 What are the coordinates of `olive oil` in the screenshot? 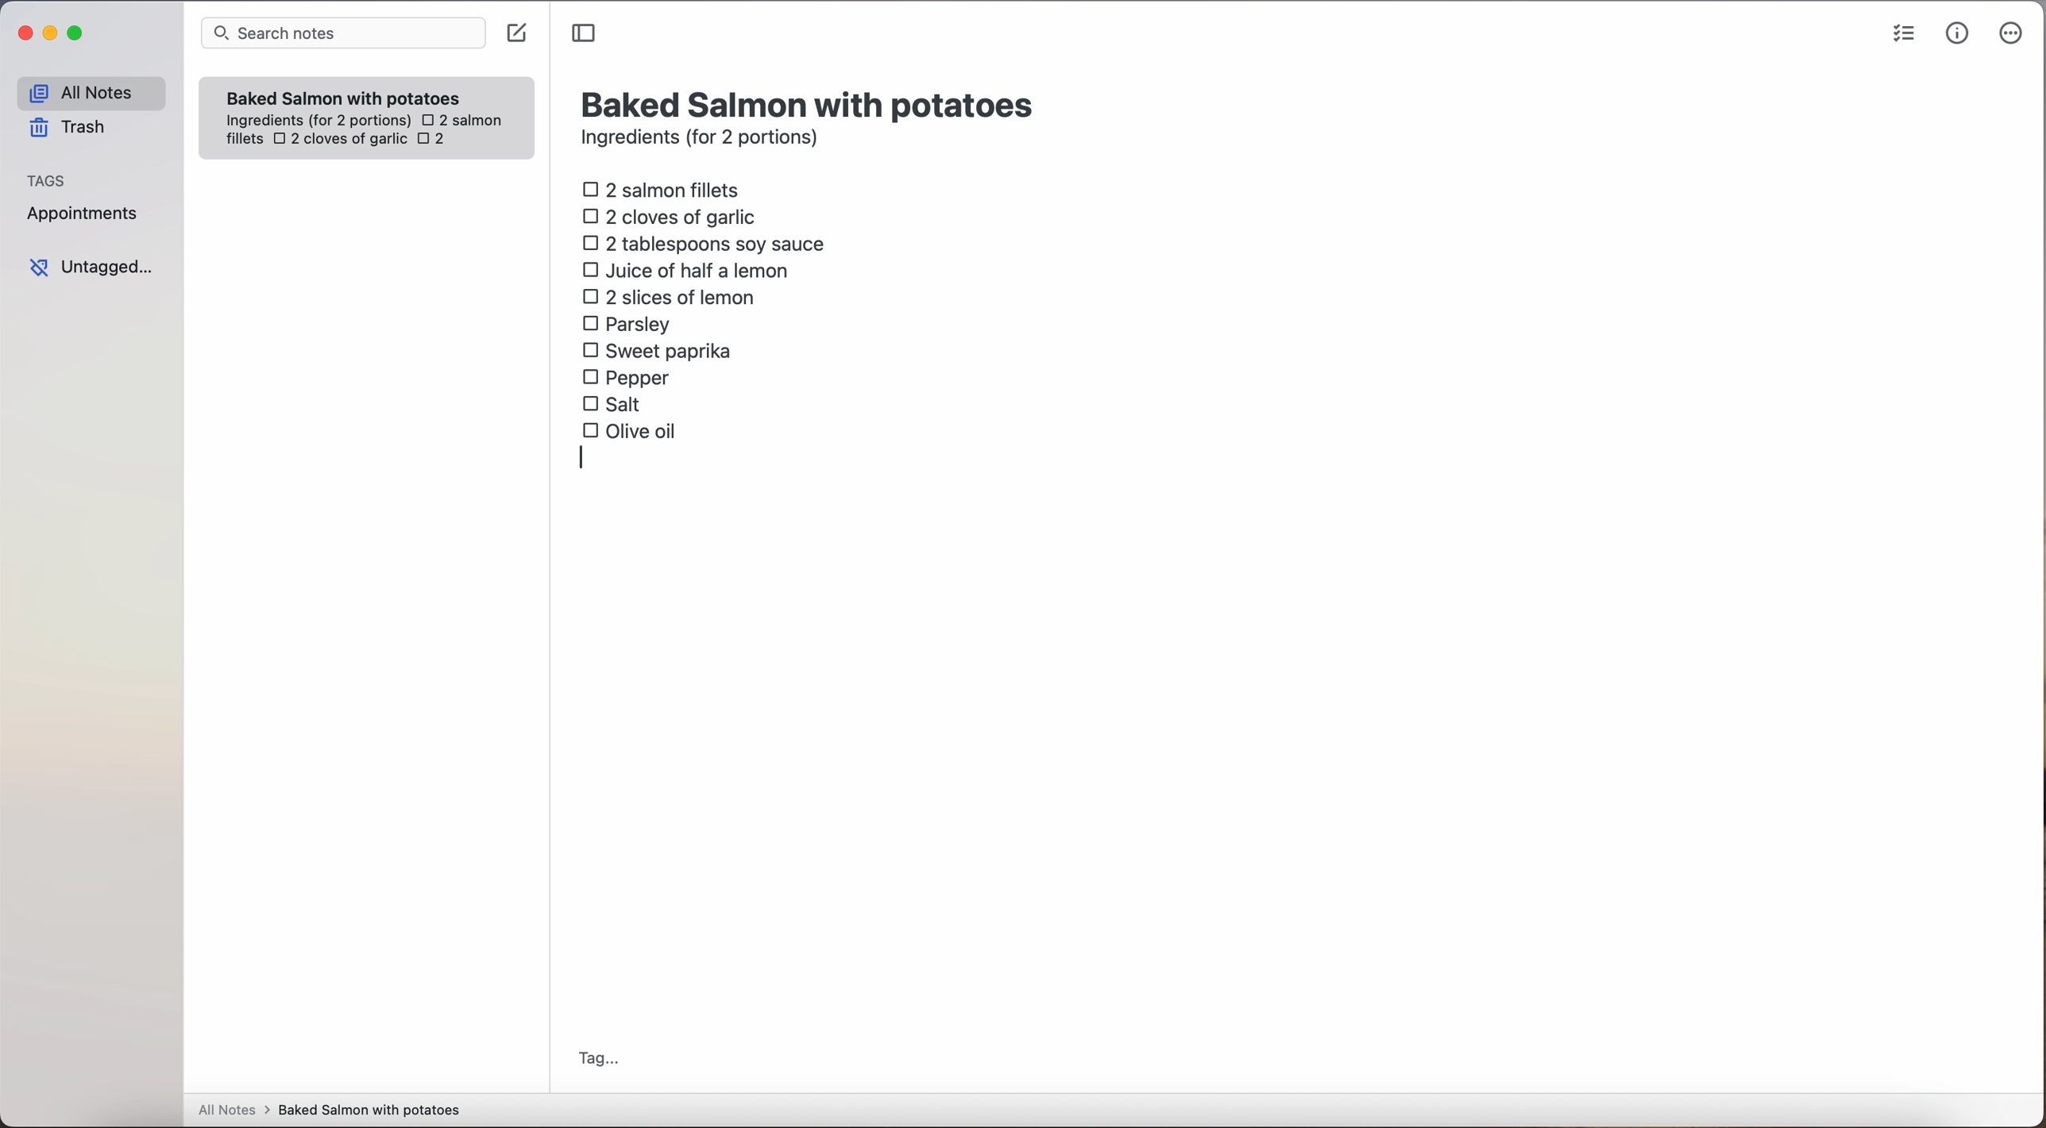 It's located at (631, 429).